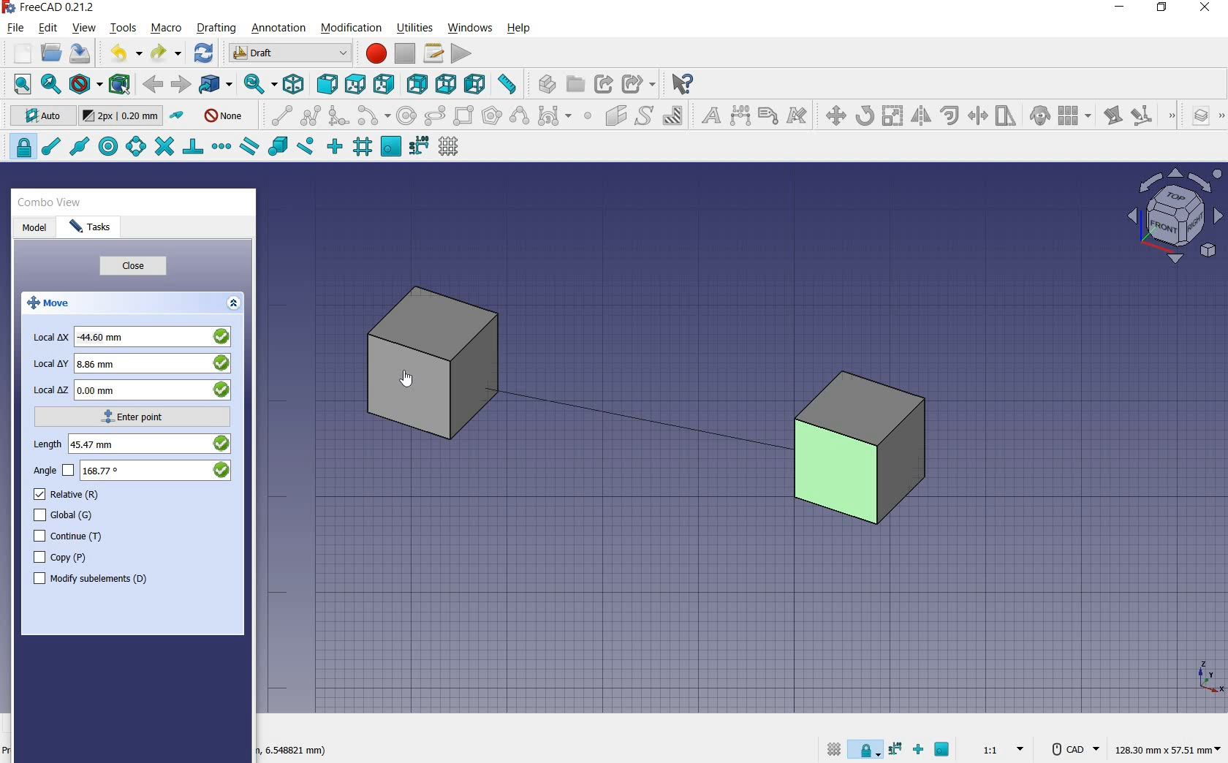 The width and height of the screenshot is (1228, 763). What do you see at coordinates (363, 148) in the screenshot?
I see `snap grid` at bounding box center [363, 148].